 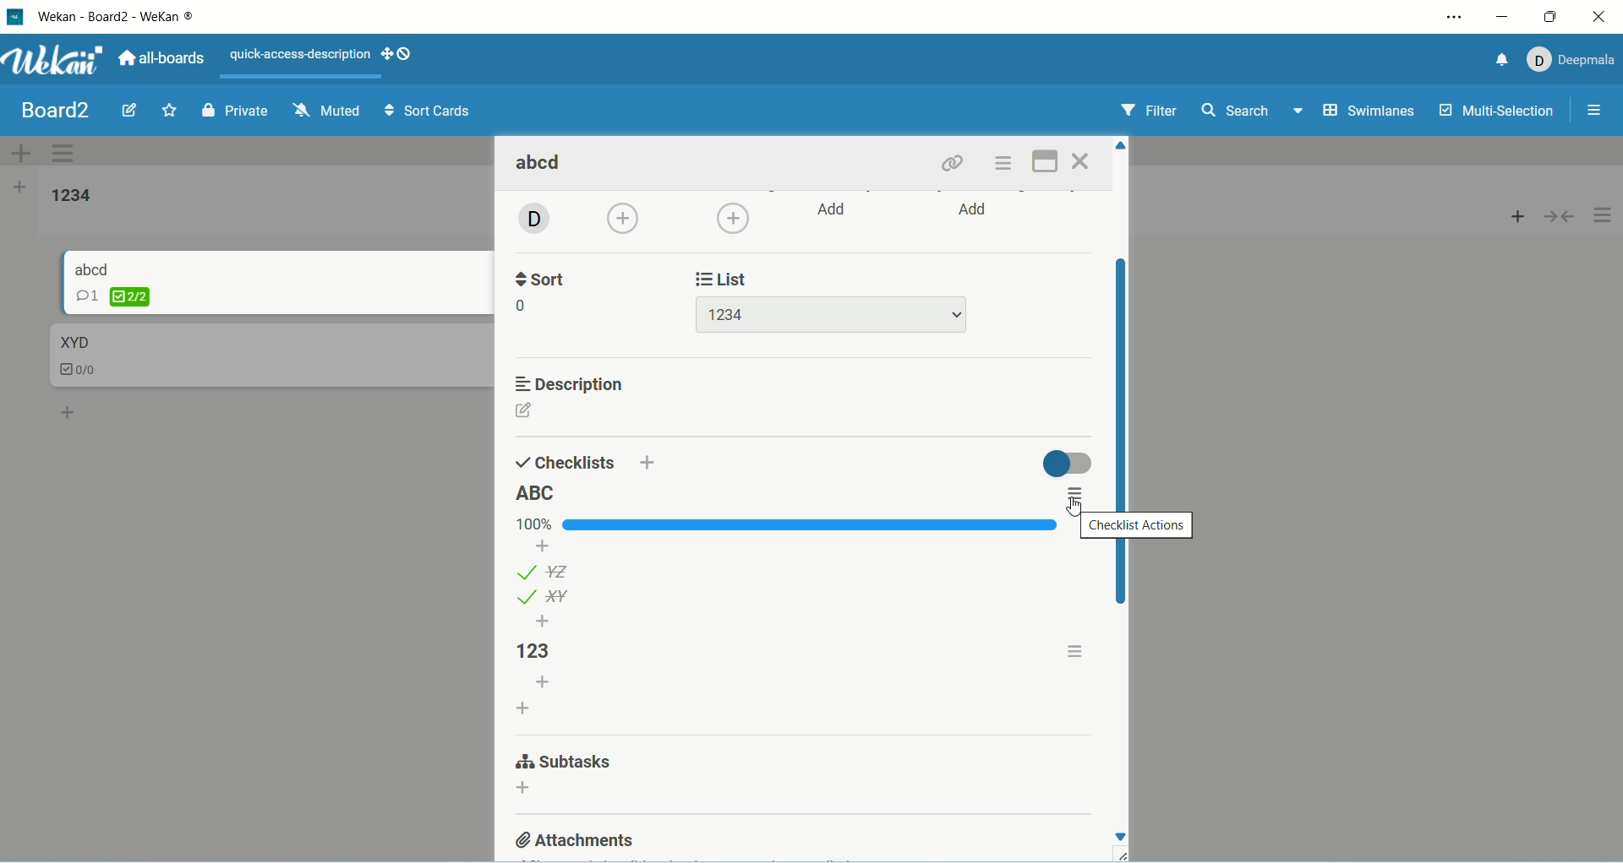 What do you see at coordinates (1368, 111) in the screenshot?
I see `swimlanes` at bounding box center [1368, 111].